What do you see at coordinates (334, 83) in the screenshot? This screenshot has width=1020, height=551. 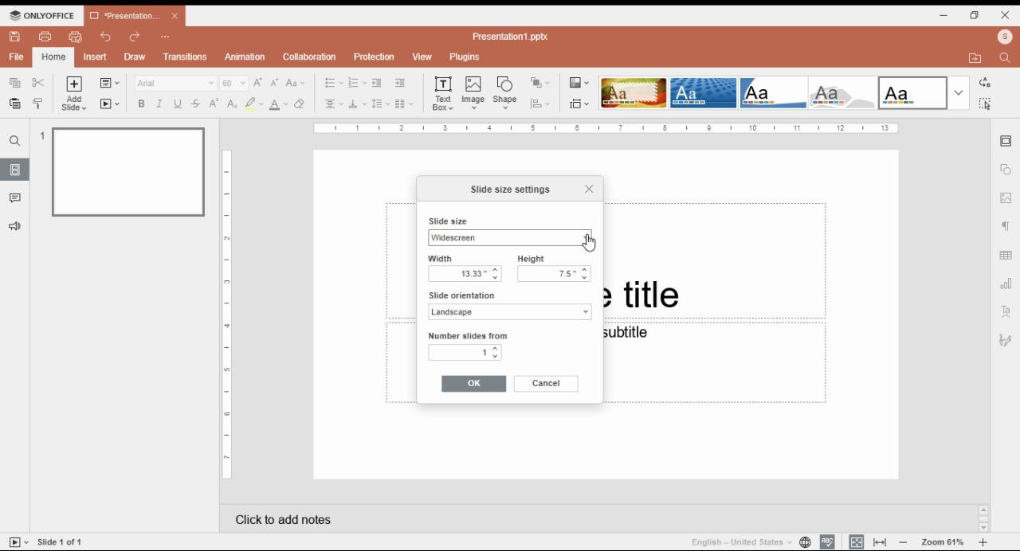 I see `bullets` at bounding box center [334, 83].